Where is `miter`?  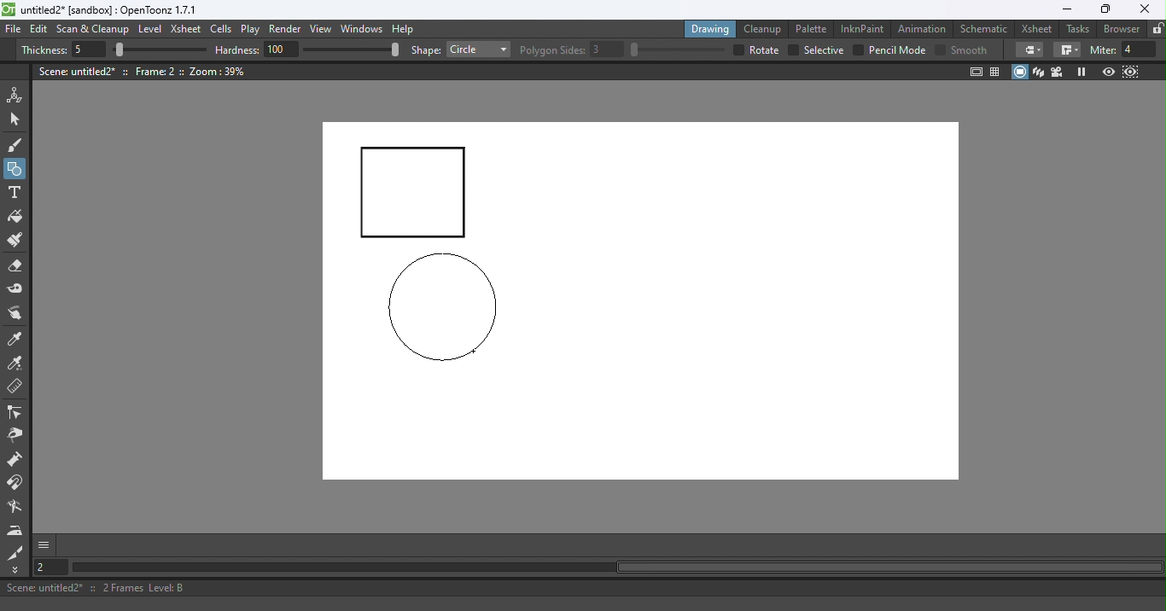 miter is located at coordinates (1102, 49).